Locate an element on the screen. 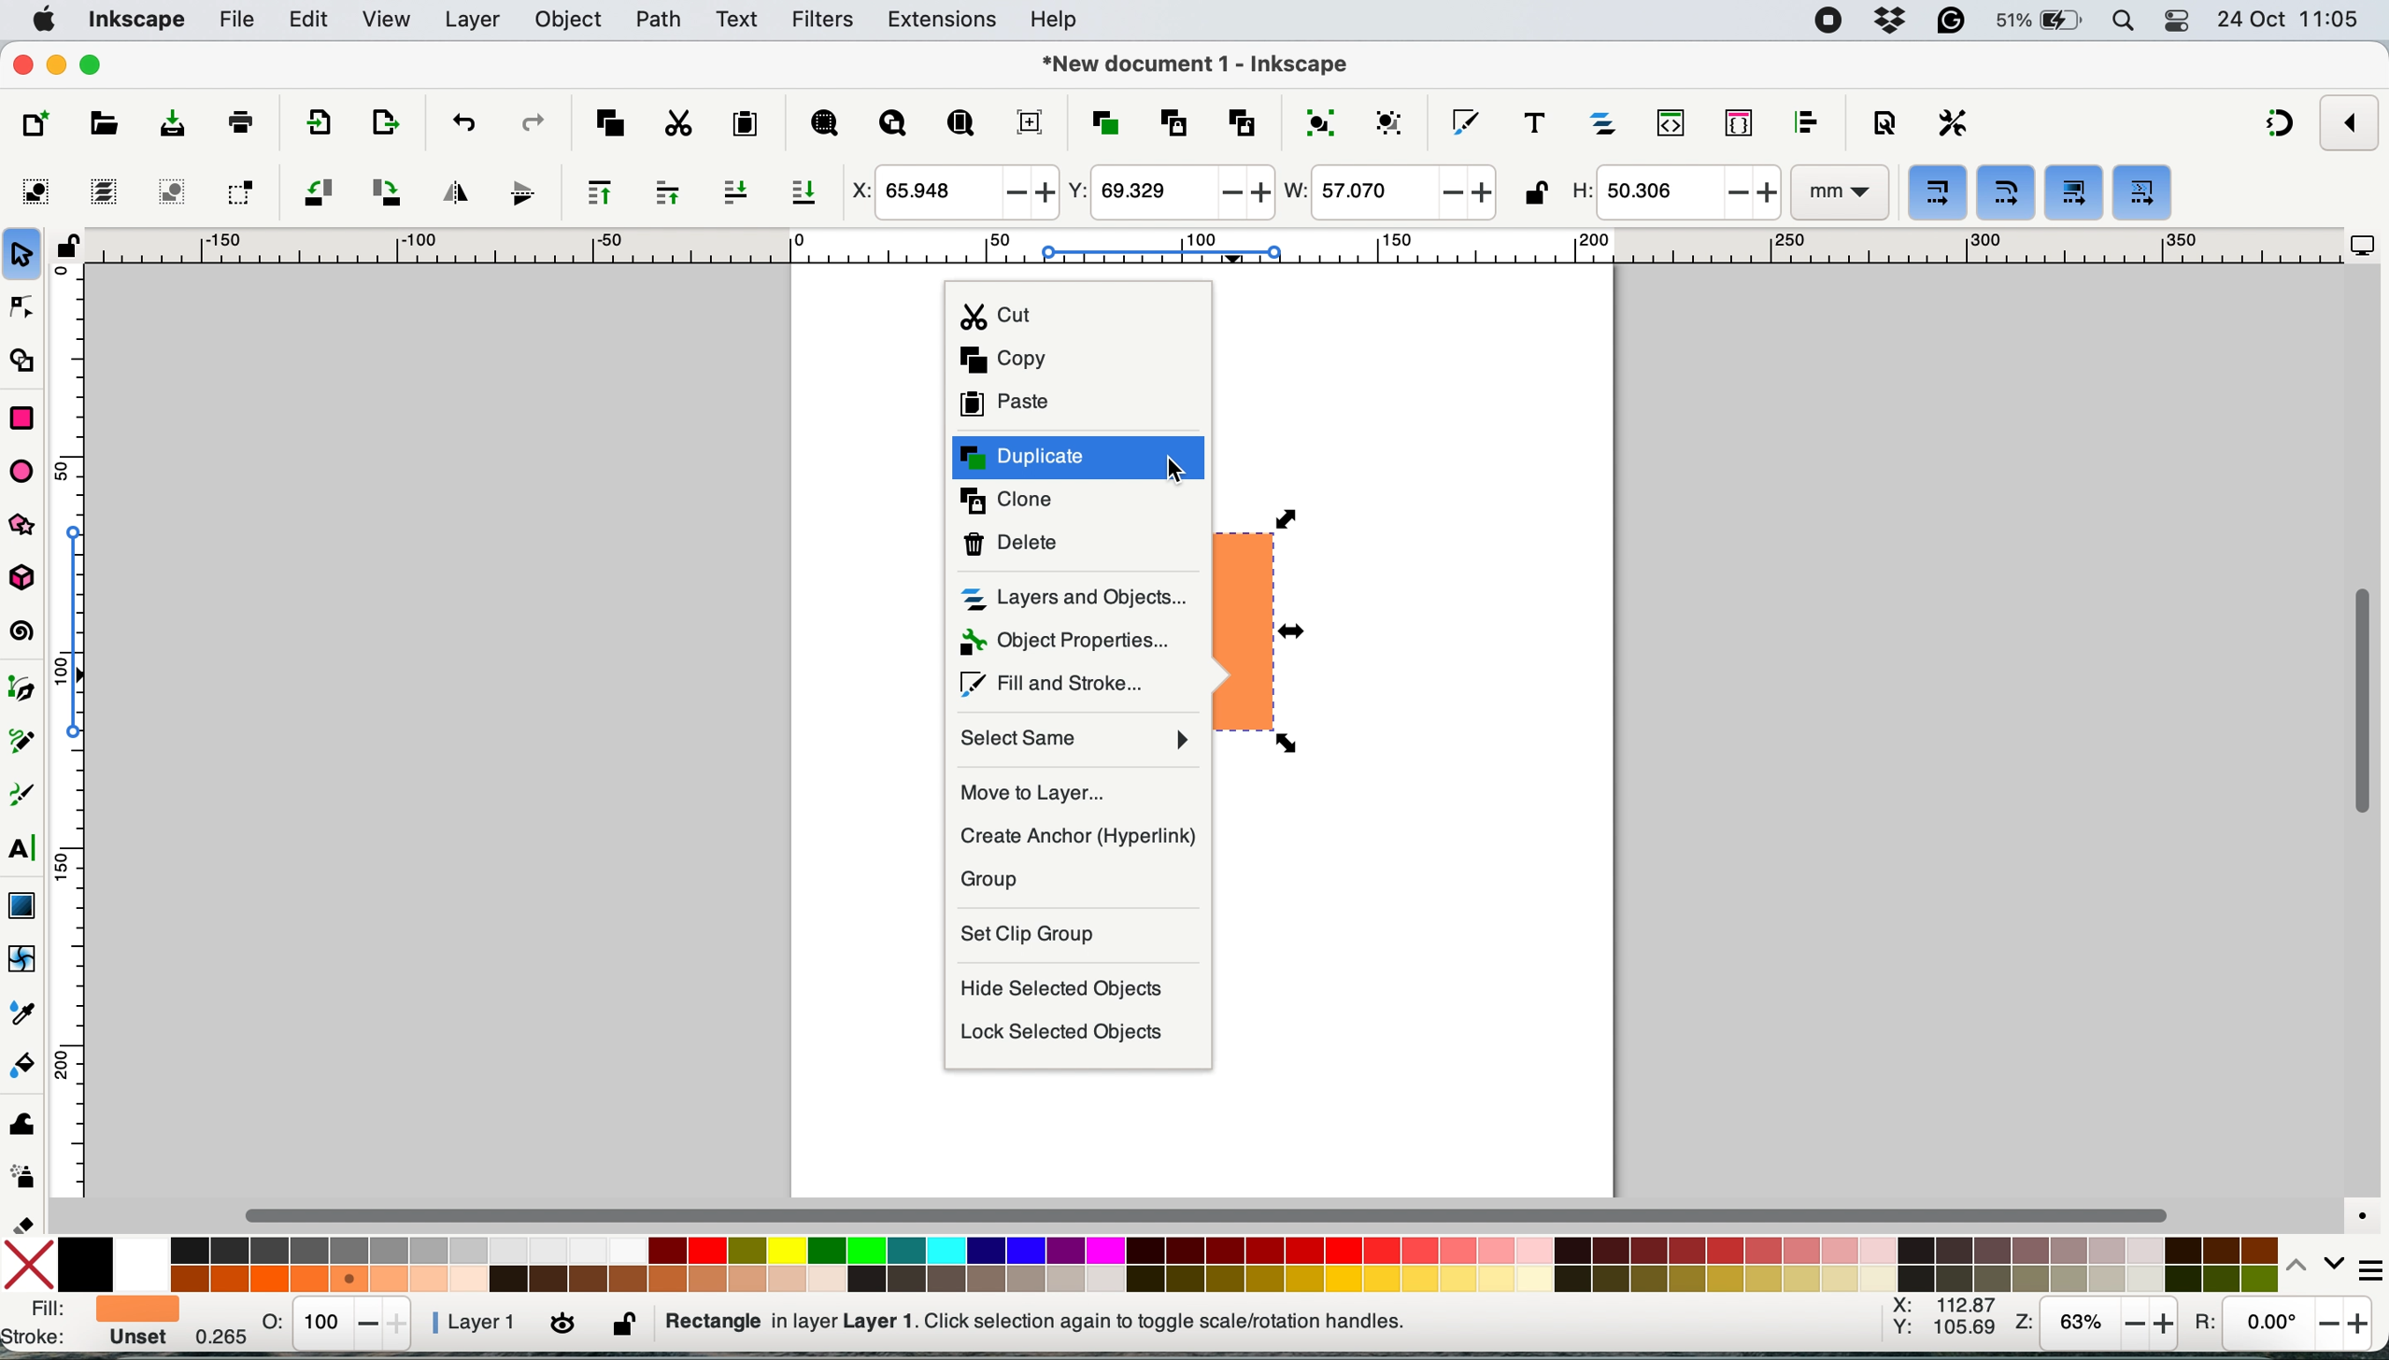 The width and height of the screenshot is (2389, 1360). object rotate 90 is located at coordinates (384, 191).